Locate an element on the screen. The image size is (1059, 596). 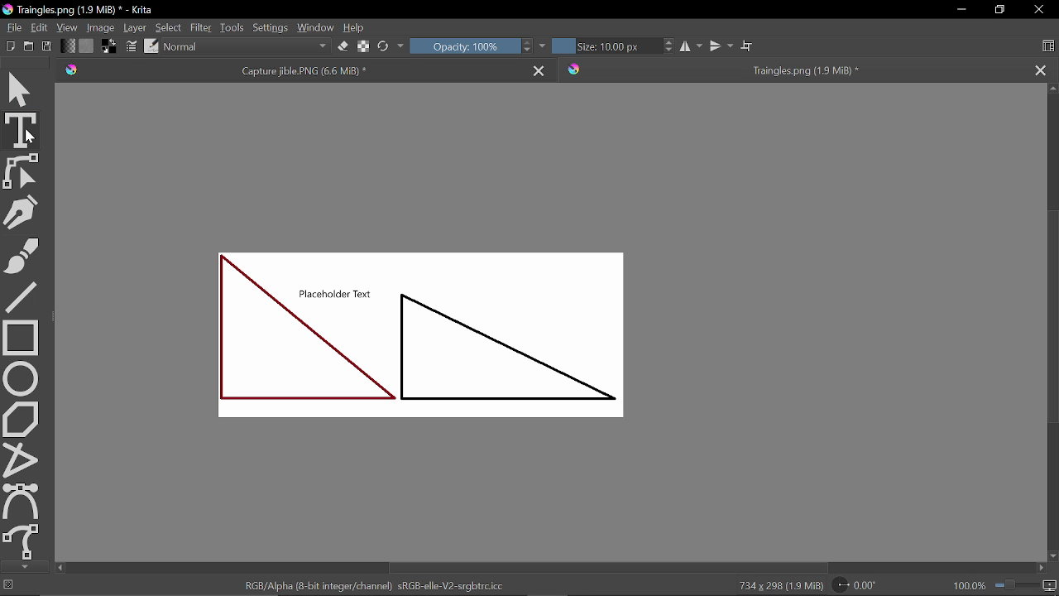
Traingles.png (1.9 MiB) * - Krita is located at coordinates (79, 10).